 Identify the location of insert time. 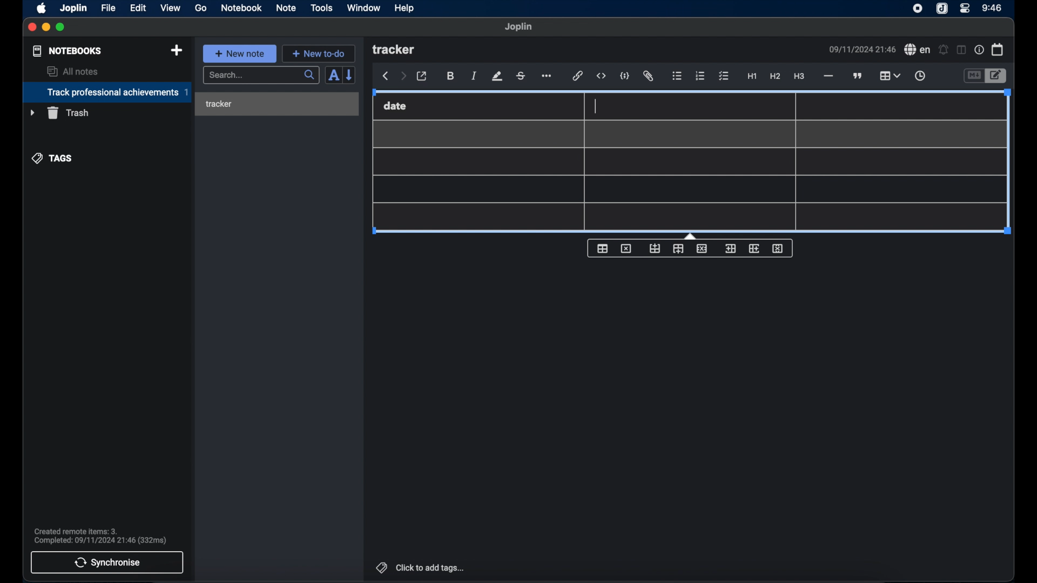
(920, 76).